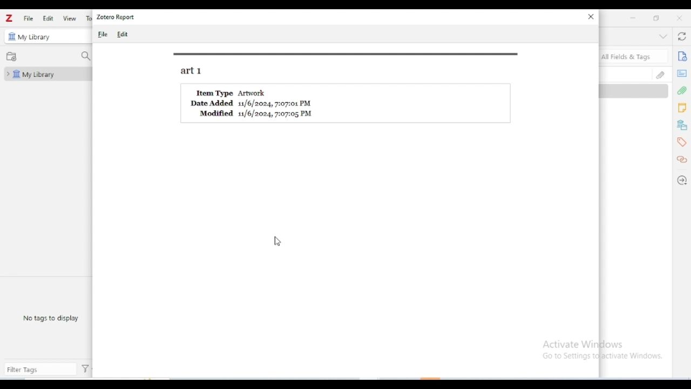 Image resolution: width=691 pixels, height=389 pixels. I want to click on file, so click(103, 33).